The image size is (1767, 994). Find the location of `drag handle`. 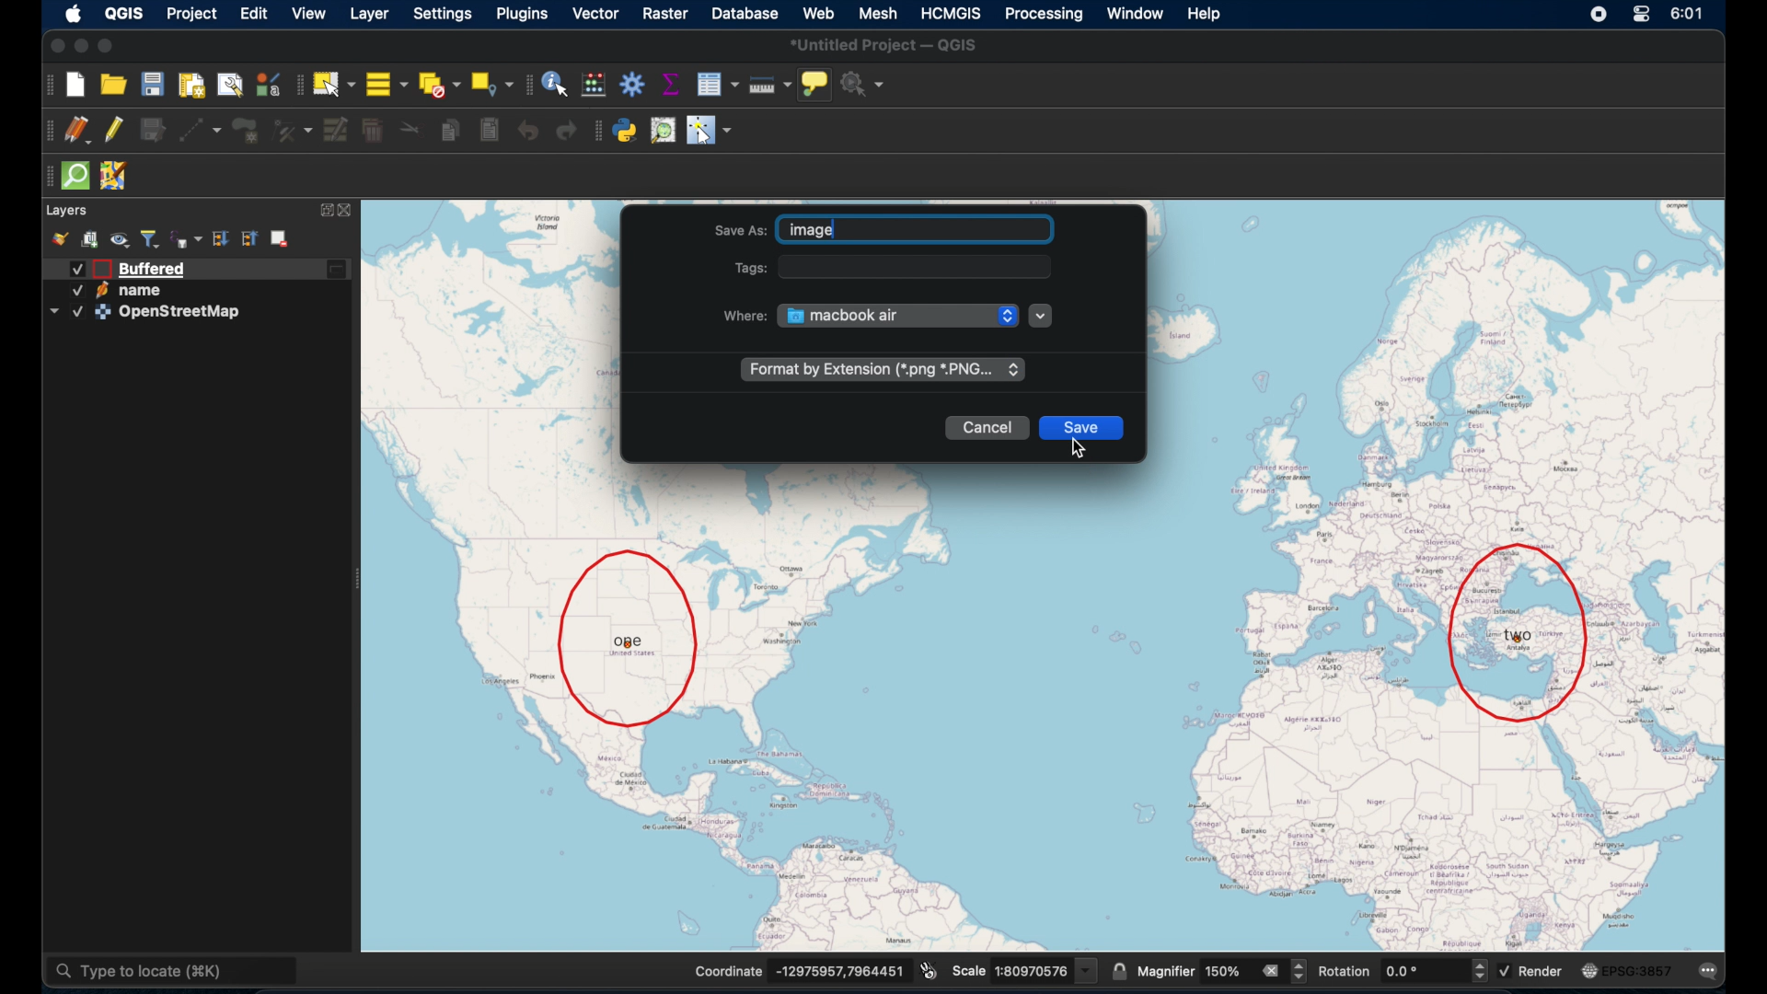

drag handle is located at coordinates (47, 131).